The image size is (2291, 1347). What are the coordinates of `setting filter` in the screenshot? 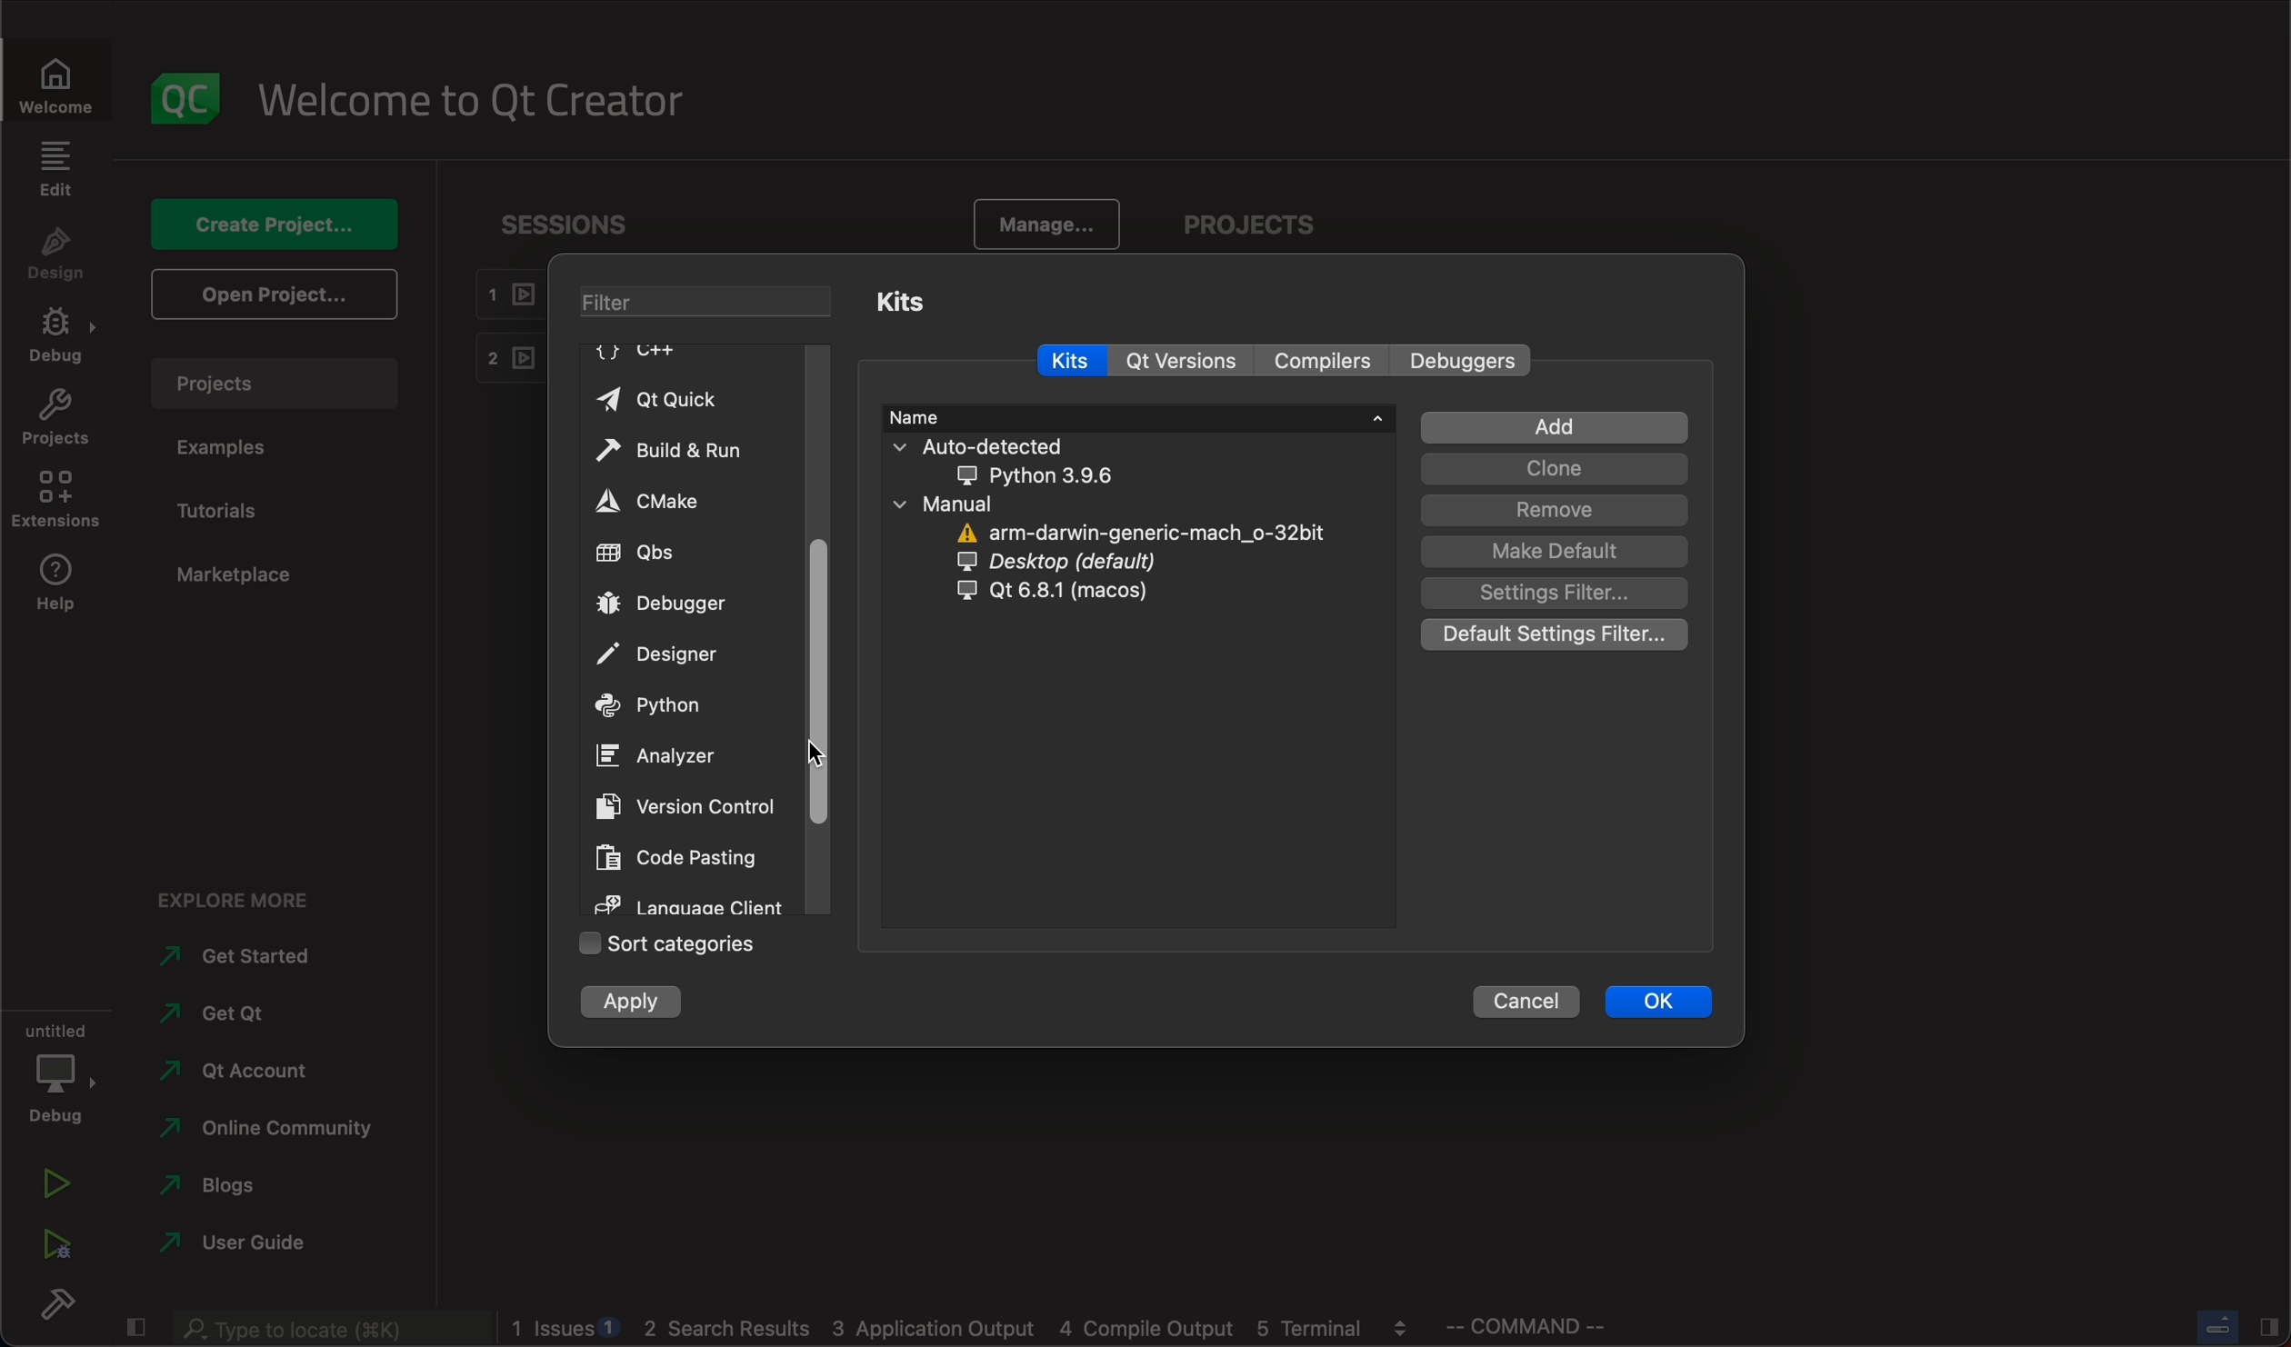 It's located at (1561, 594).